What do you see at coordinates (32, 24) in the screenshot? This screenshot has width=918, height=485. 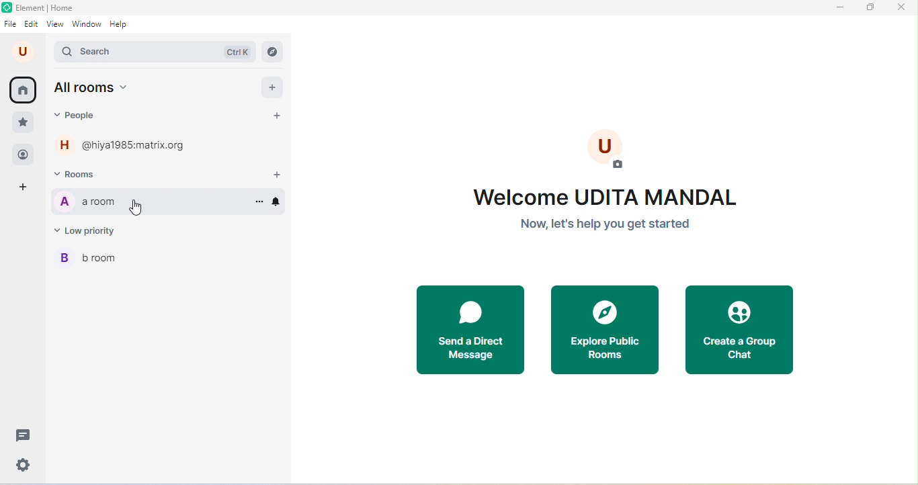 I see `edit` at bounding box center [32, 24].